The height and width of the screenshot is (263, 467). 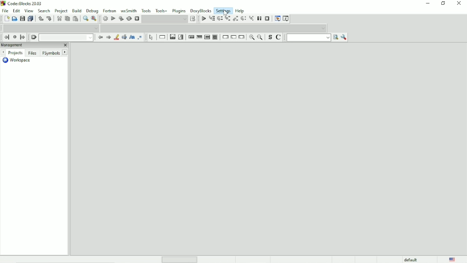 I want to click on Help, so click(x=240, y=11).